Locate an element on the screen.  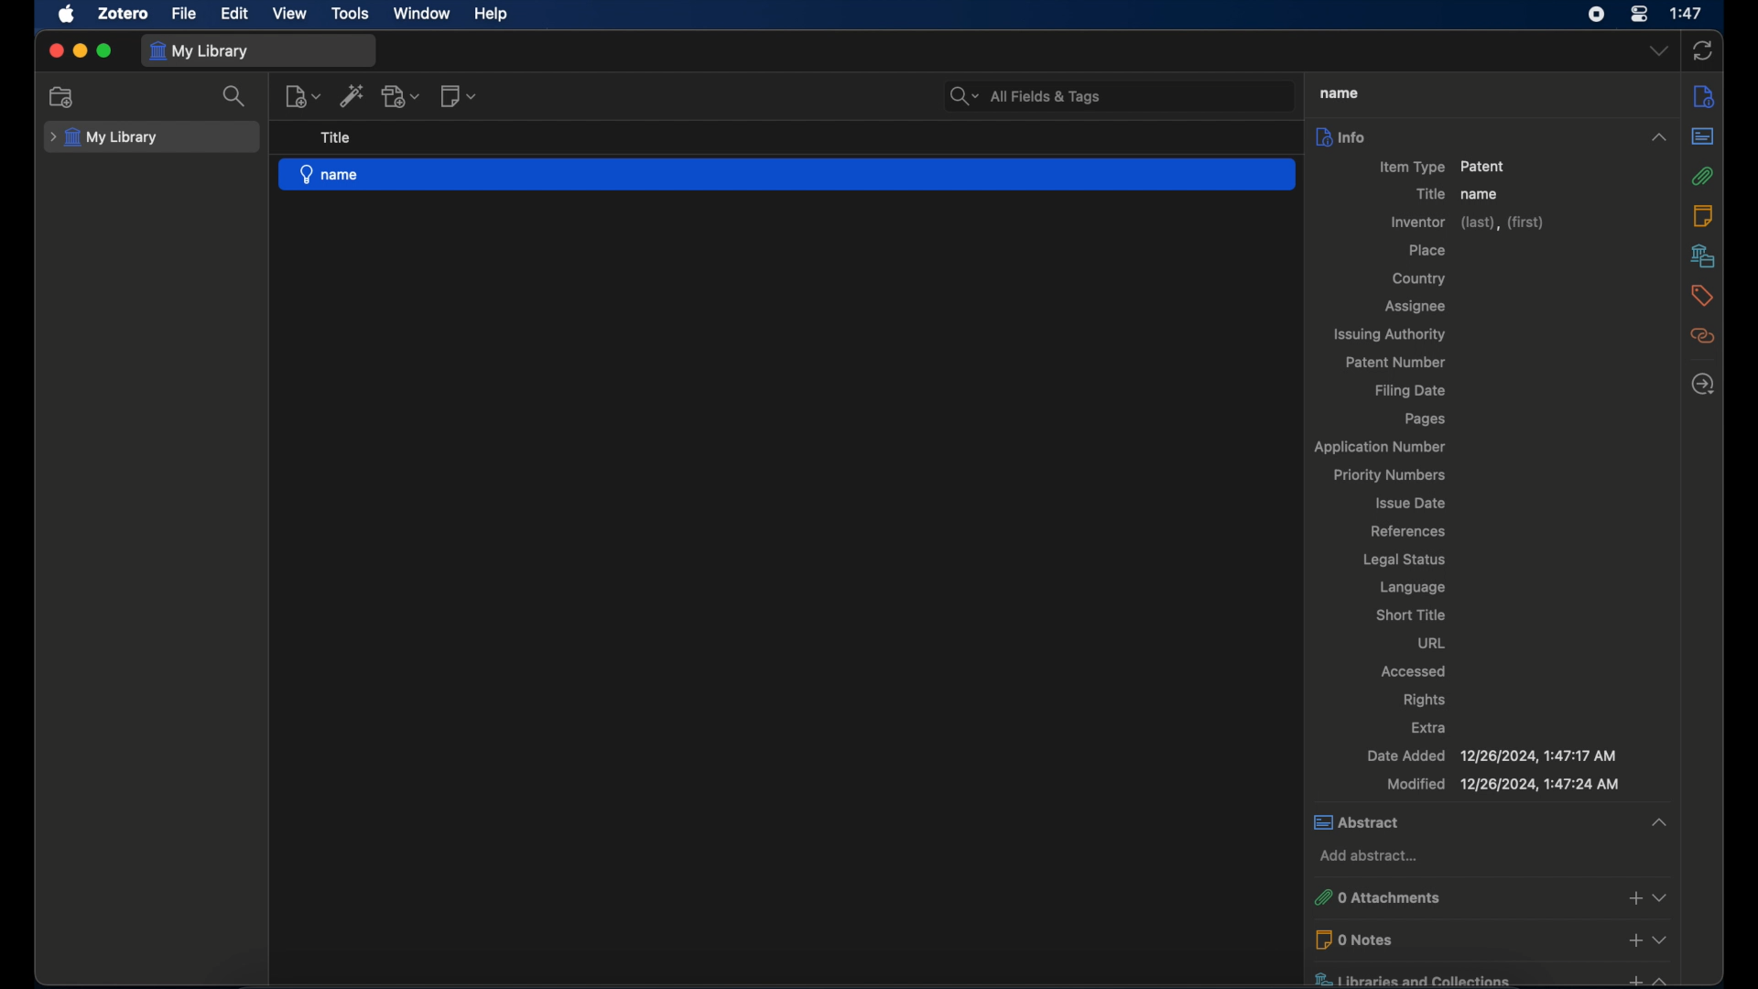
related is located at coordinates (1703, 336).